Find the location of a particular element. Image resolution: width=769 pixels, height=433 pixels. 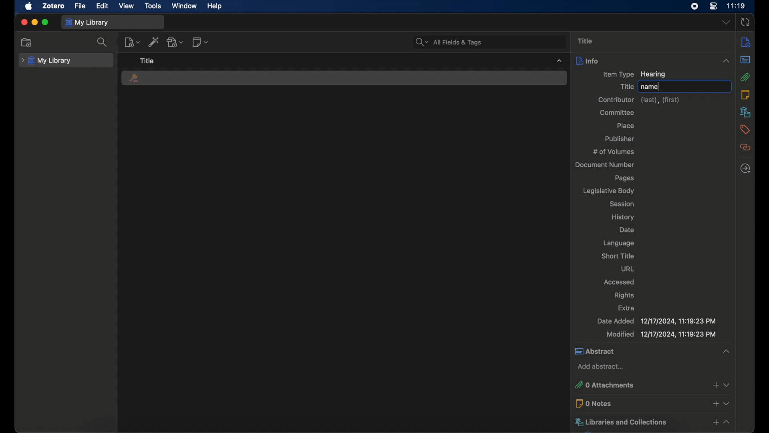

title is located at coordinates (626, 87).